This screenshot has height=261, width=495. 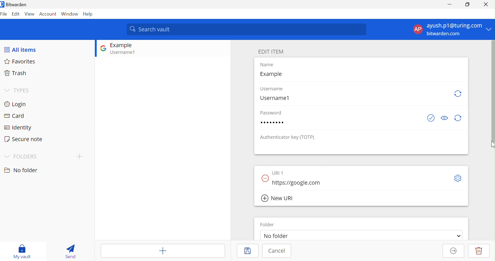 I want to click on , so click(x=17, y=73).